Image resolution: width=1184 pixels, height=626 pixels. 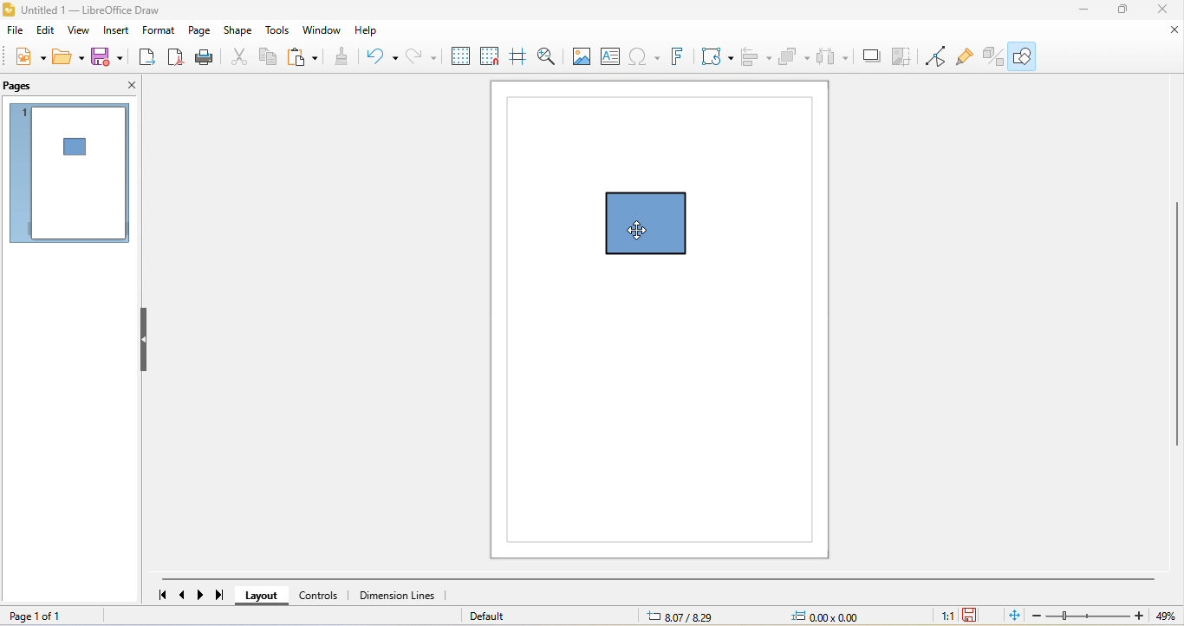 What do you see at coordinates (88, 11) in the screenshot?
I see `untitled 1- libre office draw` at bounding box center [88, 11].